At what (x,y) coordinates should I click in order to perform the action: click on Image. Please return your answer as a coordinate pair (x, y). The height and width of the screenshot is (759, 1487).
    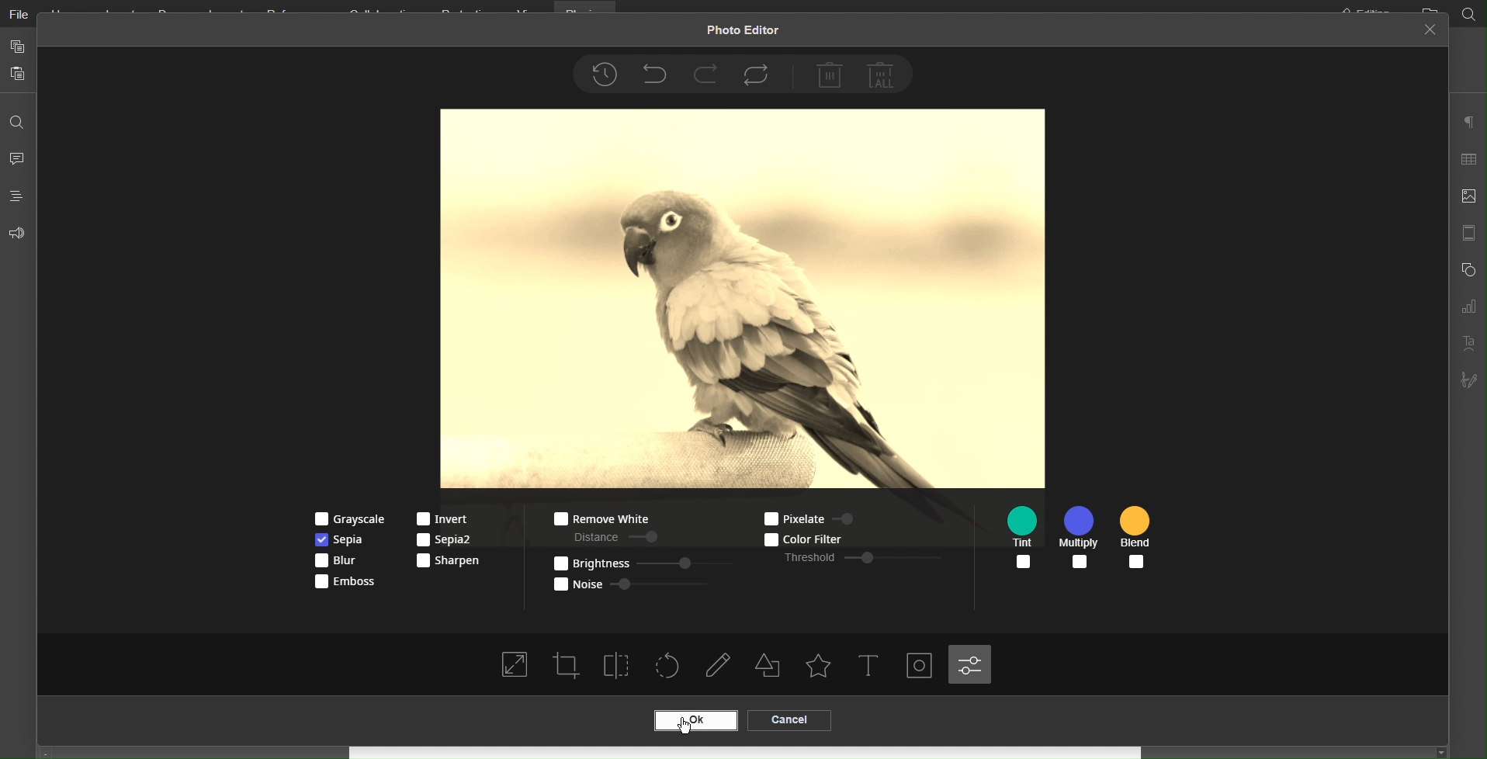
    Looking at the image, I should click on (921, 667).